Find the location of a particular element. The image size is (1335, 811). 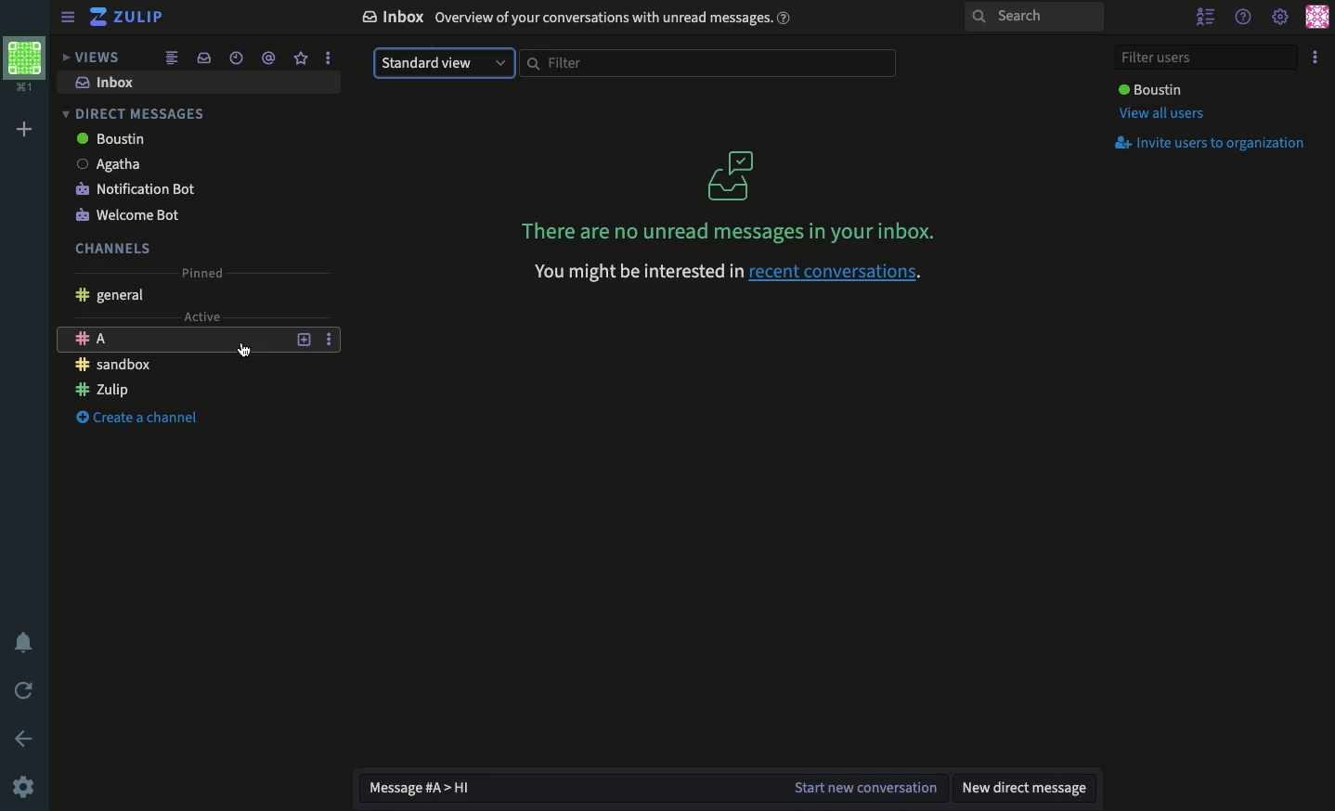

Profile is located at coordinates (1316, 17).